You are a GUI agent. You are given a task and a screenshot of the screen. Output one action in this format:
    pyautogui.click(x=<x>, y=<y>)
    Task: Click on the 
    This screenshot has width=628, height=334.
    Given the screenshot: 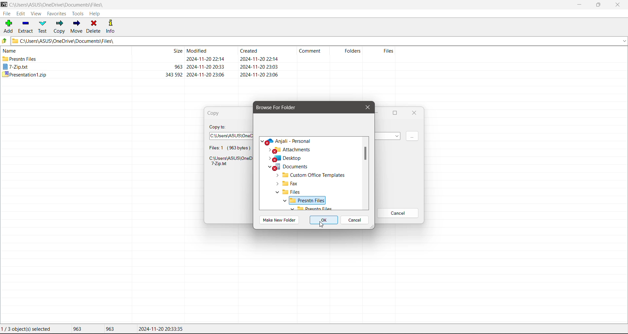 What is the action you would take?
    pyautogui.click(x=274, y=220)
    